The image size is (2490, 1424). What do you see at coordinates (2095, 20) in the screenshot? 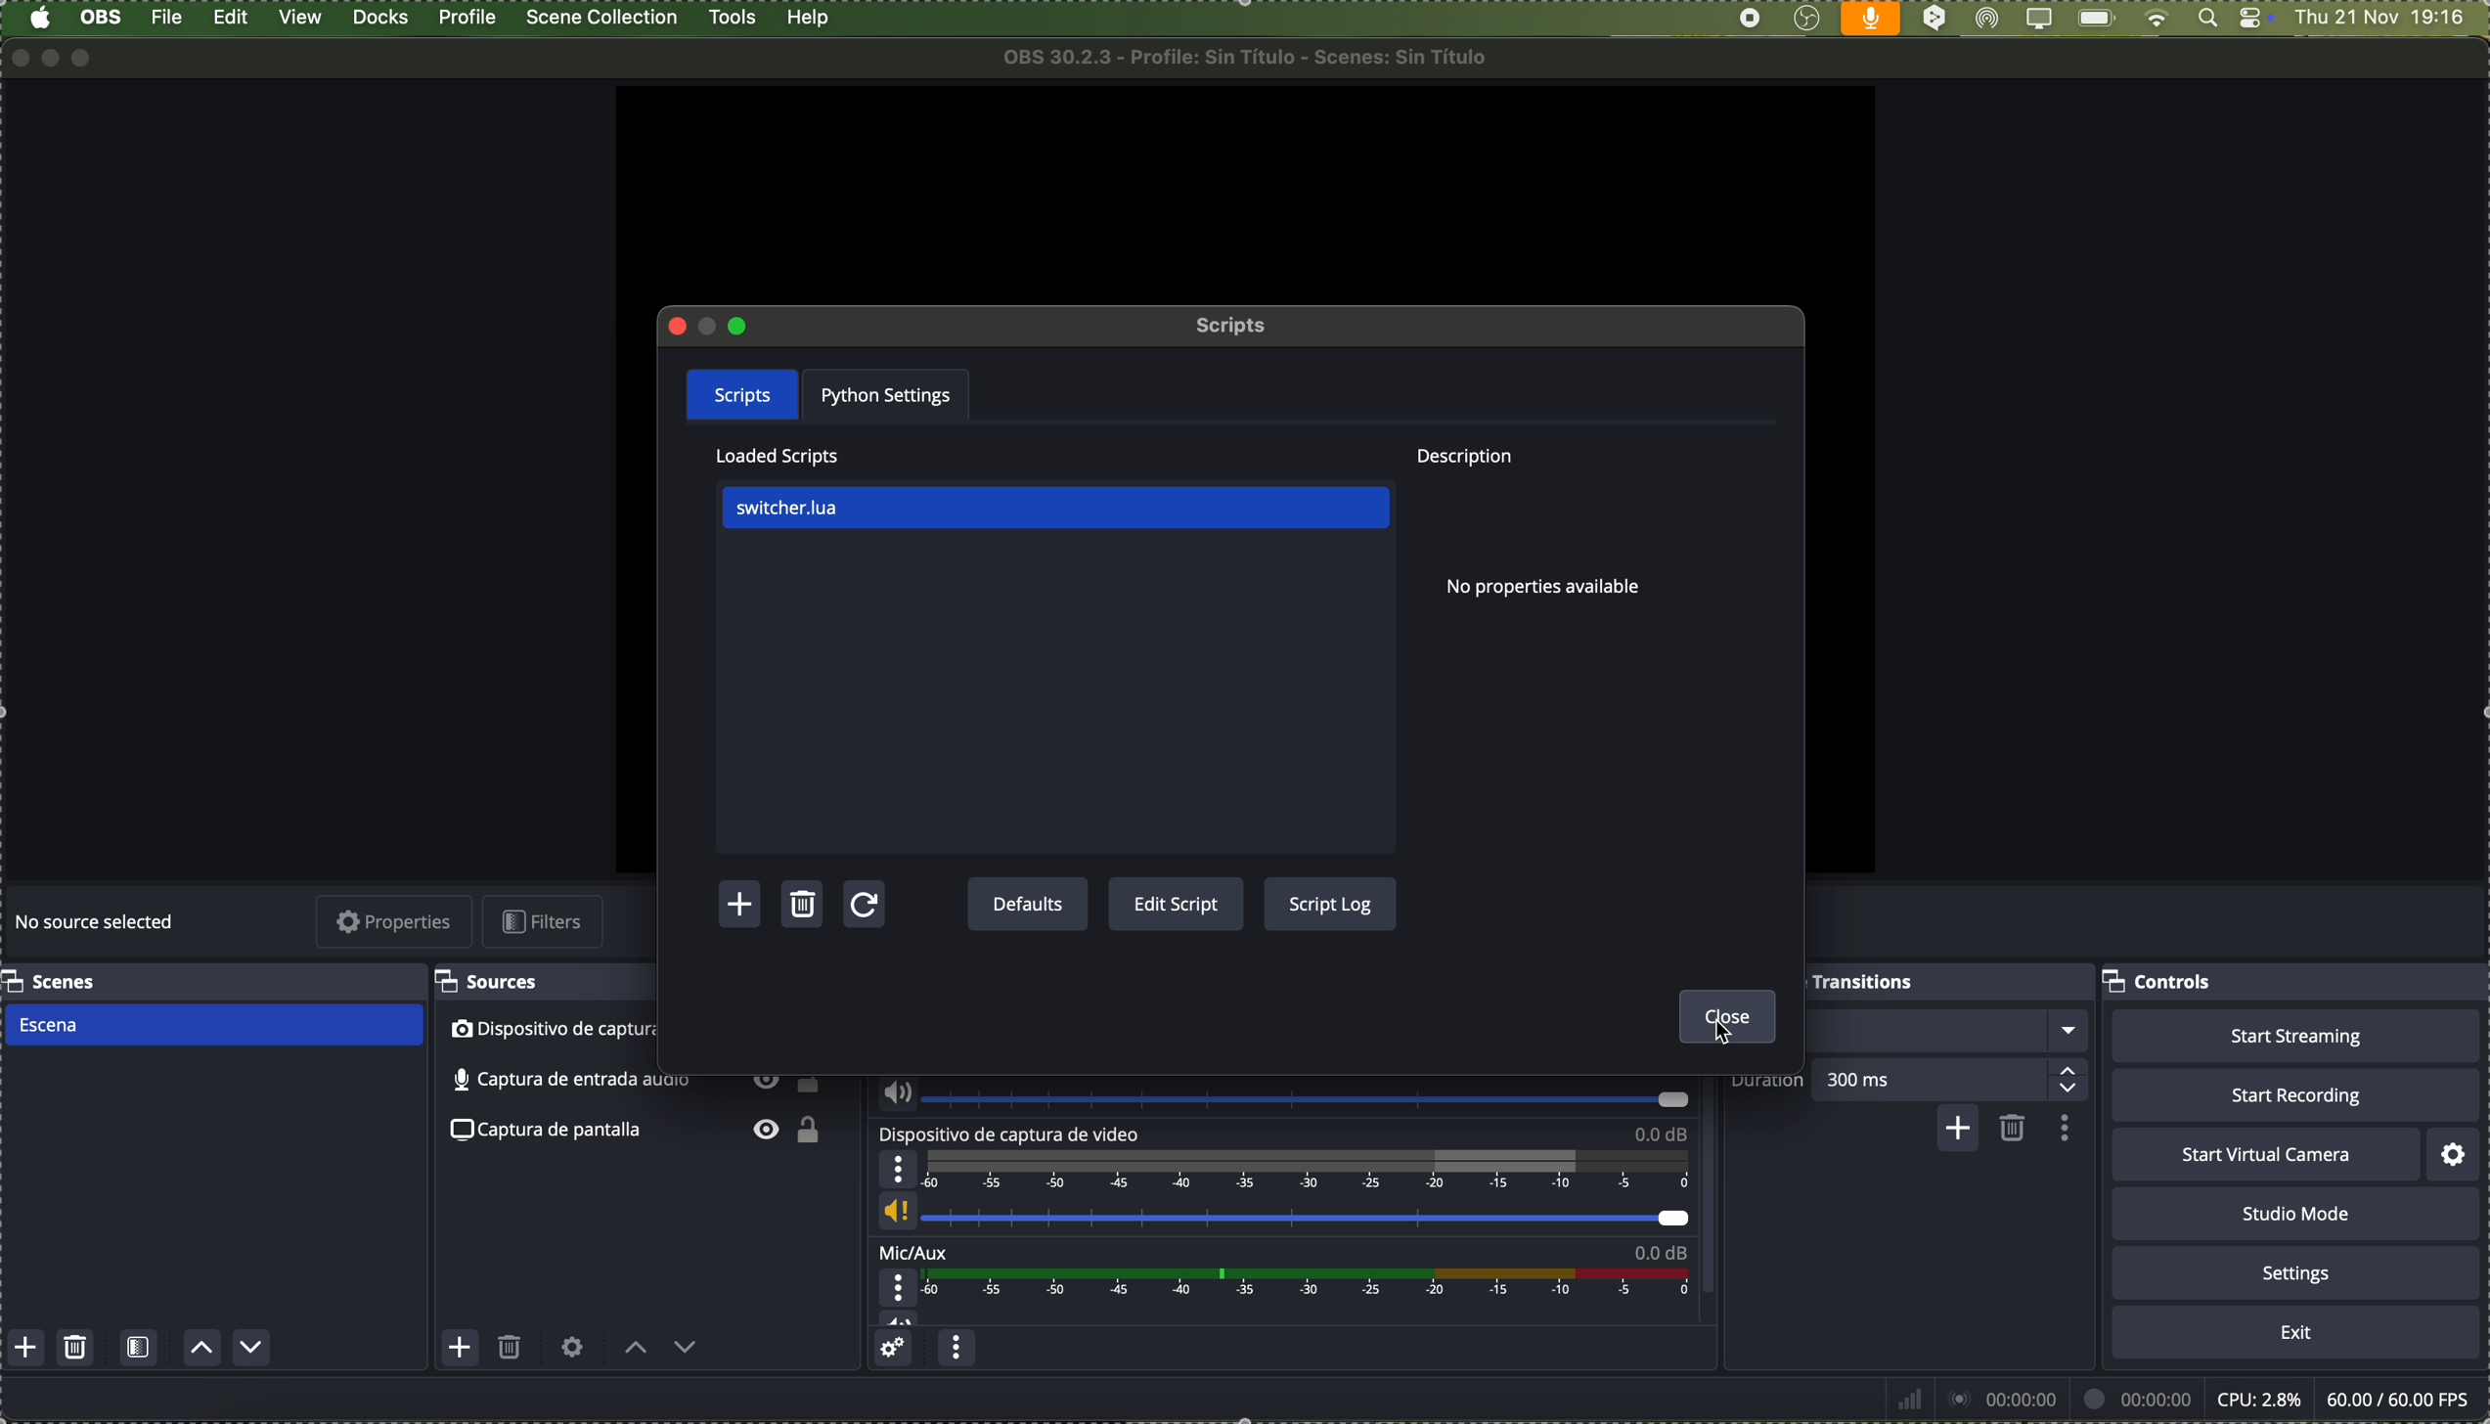
I see `battery` at bounding box center [2095, 20].